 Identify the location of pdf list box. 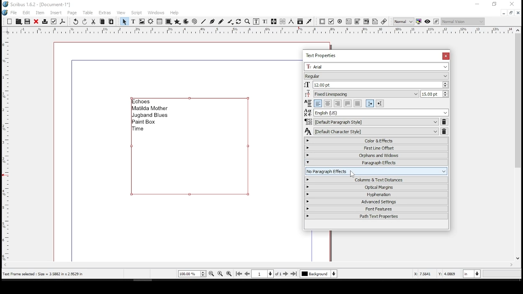
(366, 22).